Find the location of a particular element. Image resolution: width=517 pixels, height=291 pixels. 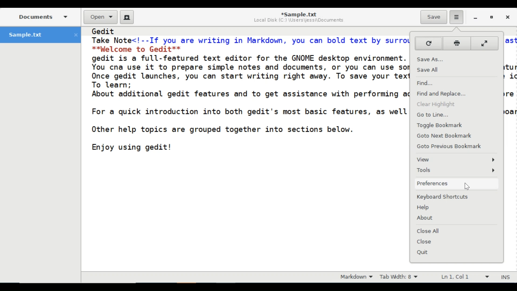

Close is located at coordinates (508, 16).